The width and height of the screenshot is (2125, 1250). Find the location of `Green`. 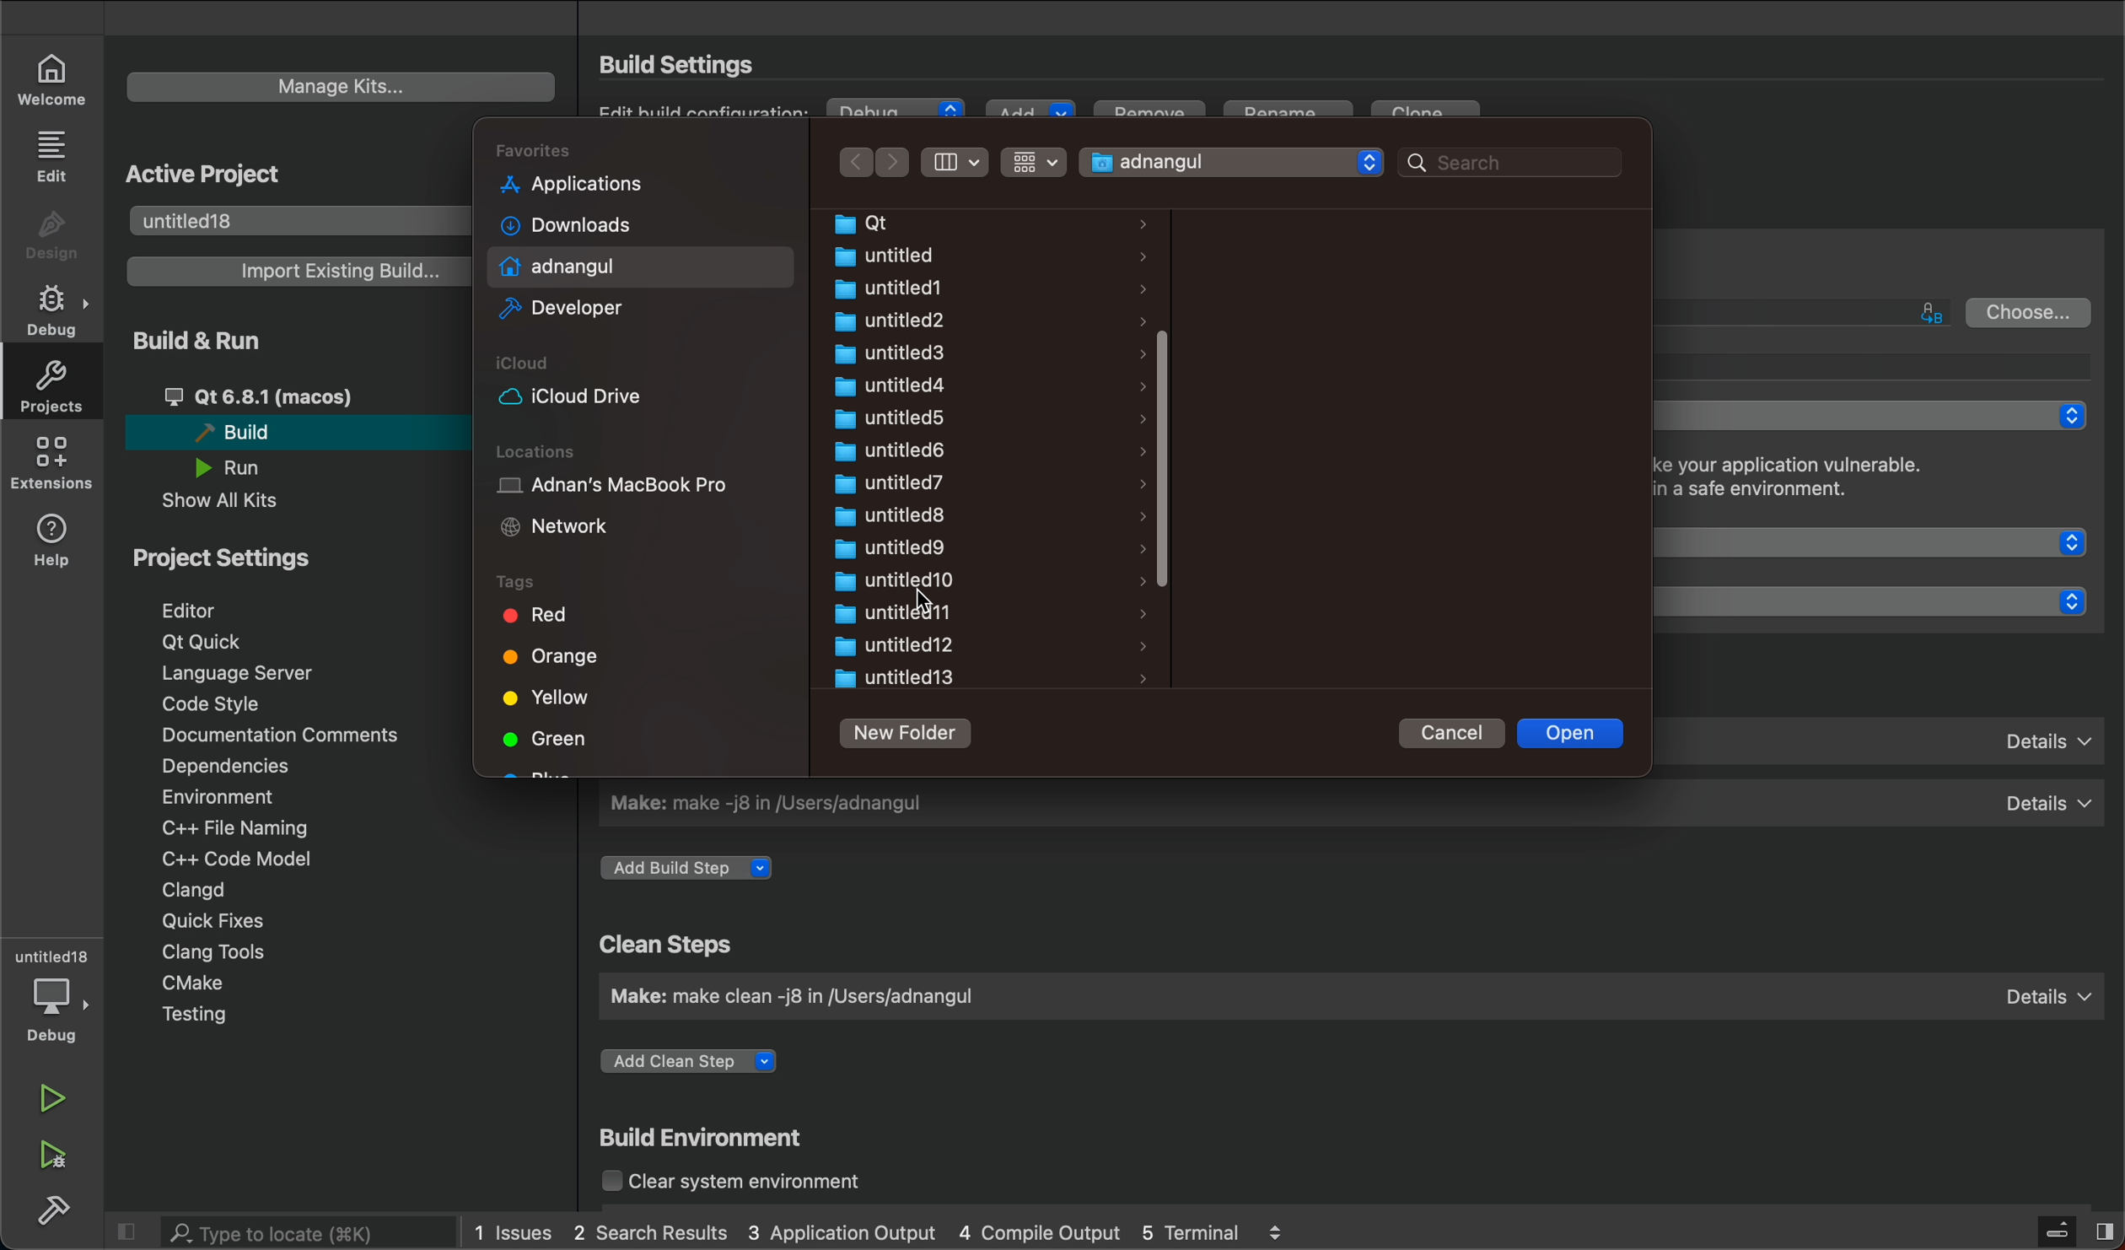

Green is located at coordinates (551, 737).